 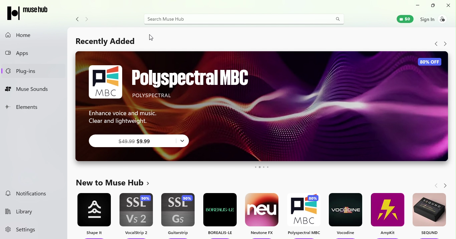 I want to click on Maximize, so click(x=431, y=6).